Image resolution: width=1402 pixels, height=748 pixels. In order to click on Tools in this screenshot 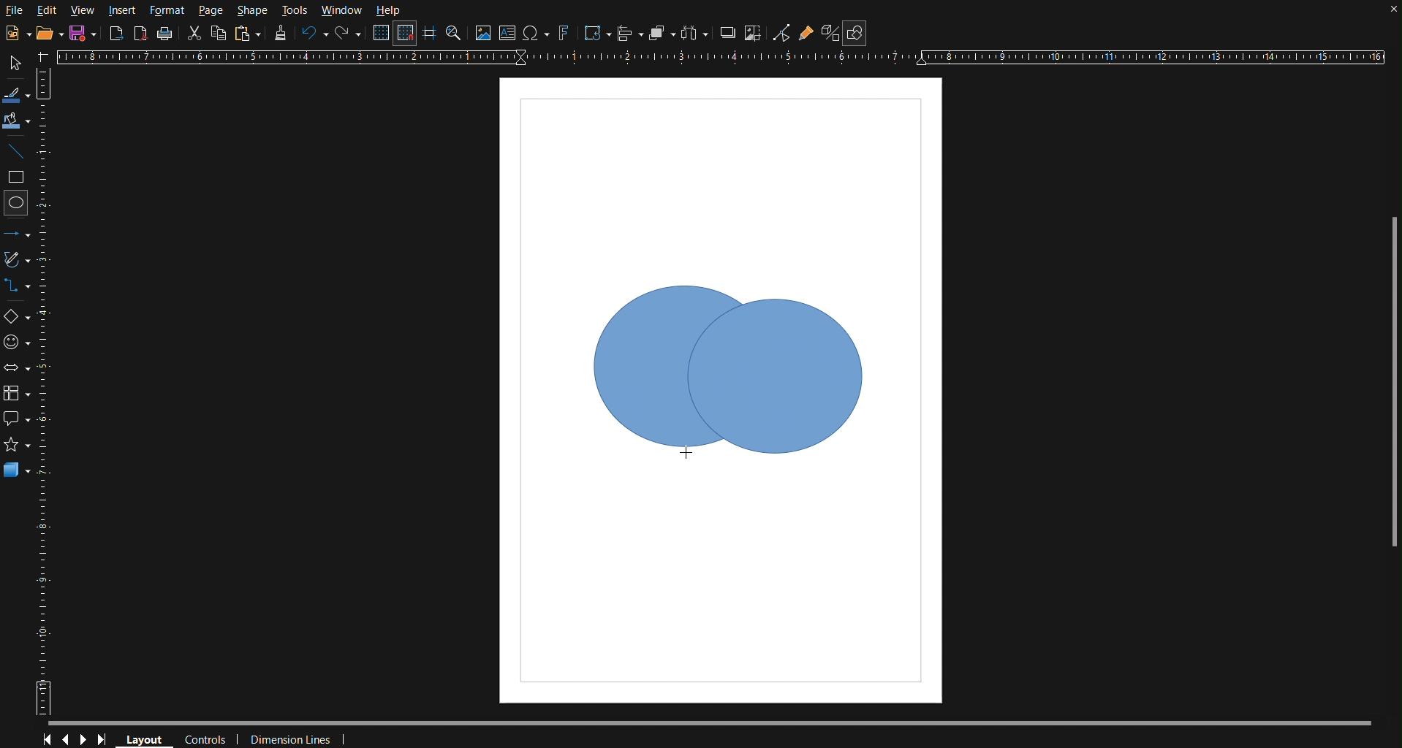, I will do `click(296, 9)`.